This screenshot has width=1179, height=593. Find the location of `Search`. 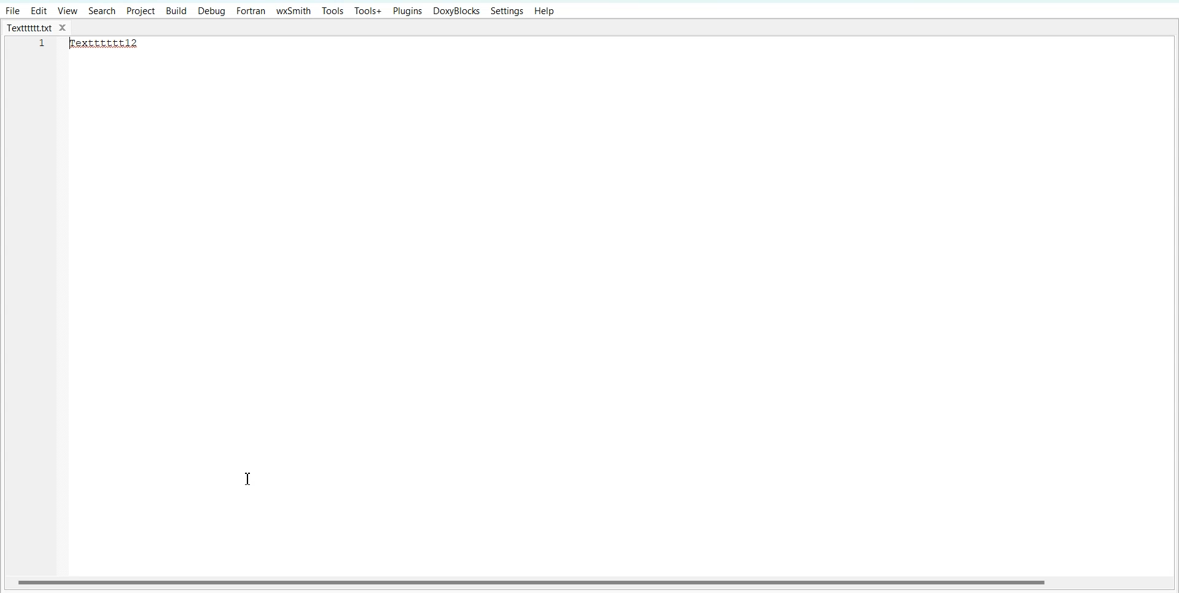

Search is located at coordinates (103, 10).